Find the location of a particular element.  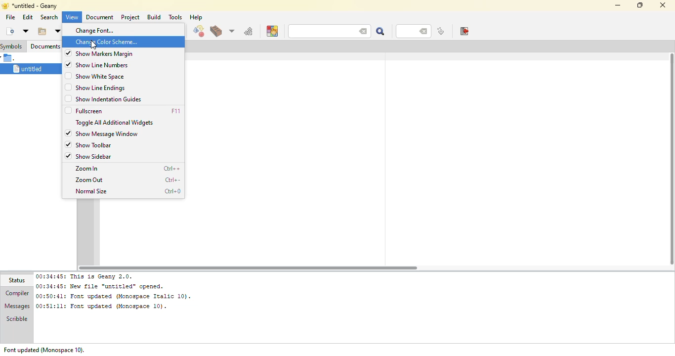

change font is located at coordinates (100, 30).